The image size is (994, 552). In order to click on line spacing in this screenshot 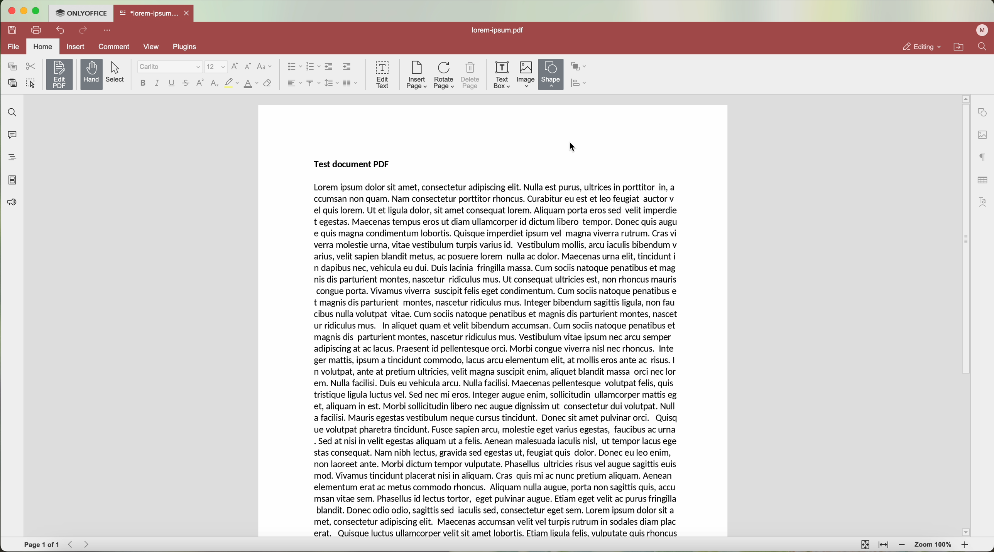, I will do `click(330, 83)`.